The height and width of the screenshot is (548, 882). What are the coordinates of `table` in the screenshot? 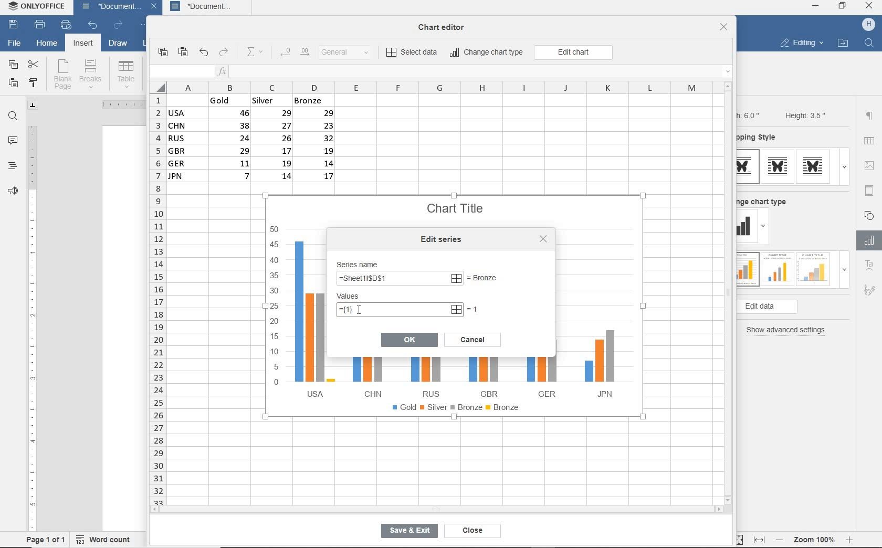 It's located at (870, 142).